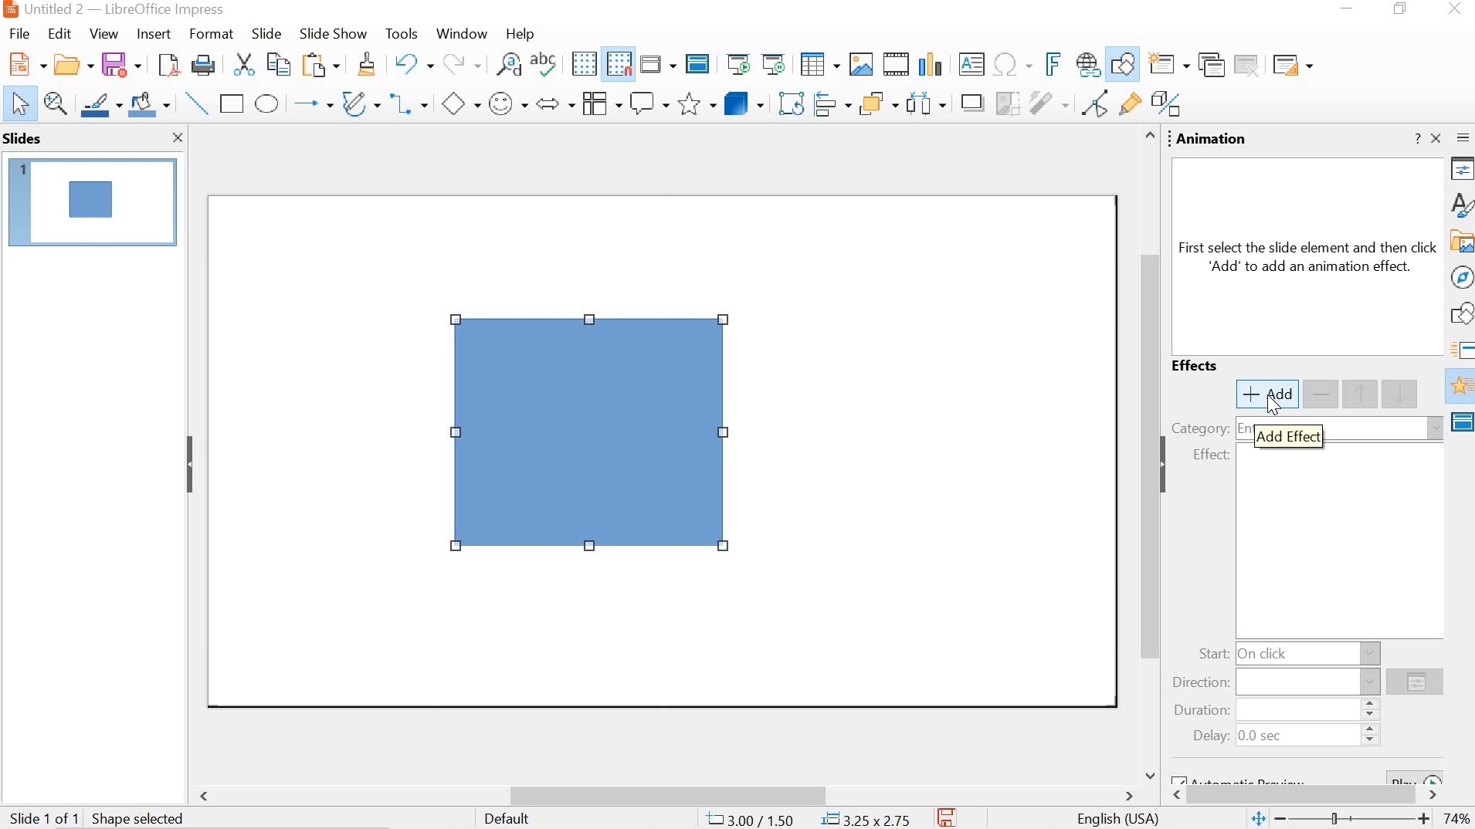 This screenshot has height=829, width=1475. What do you see at coordinates (1460, 819) in the screenshot?
I see `zoom factor` at bounding box center [1460, 819].